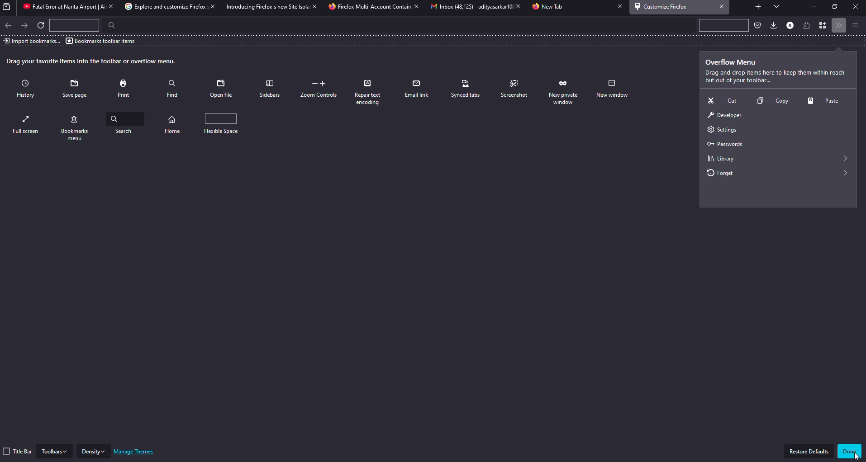 Image resolution: width=866 pixels, height=462 pixels. Describe the element at coordinates (515, 89) in the screenshot. I see `screenshot` at that location.